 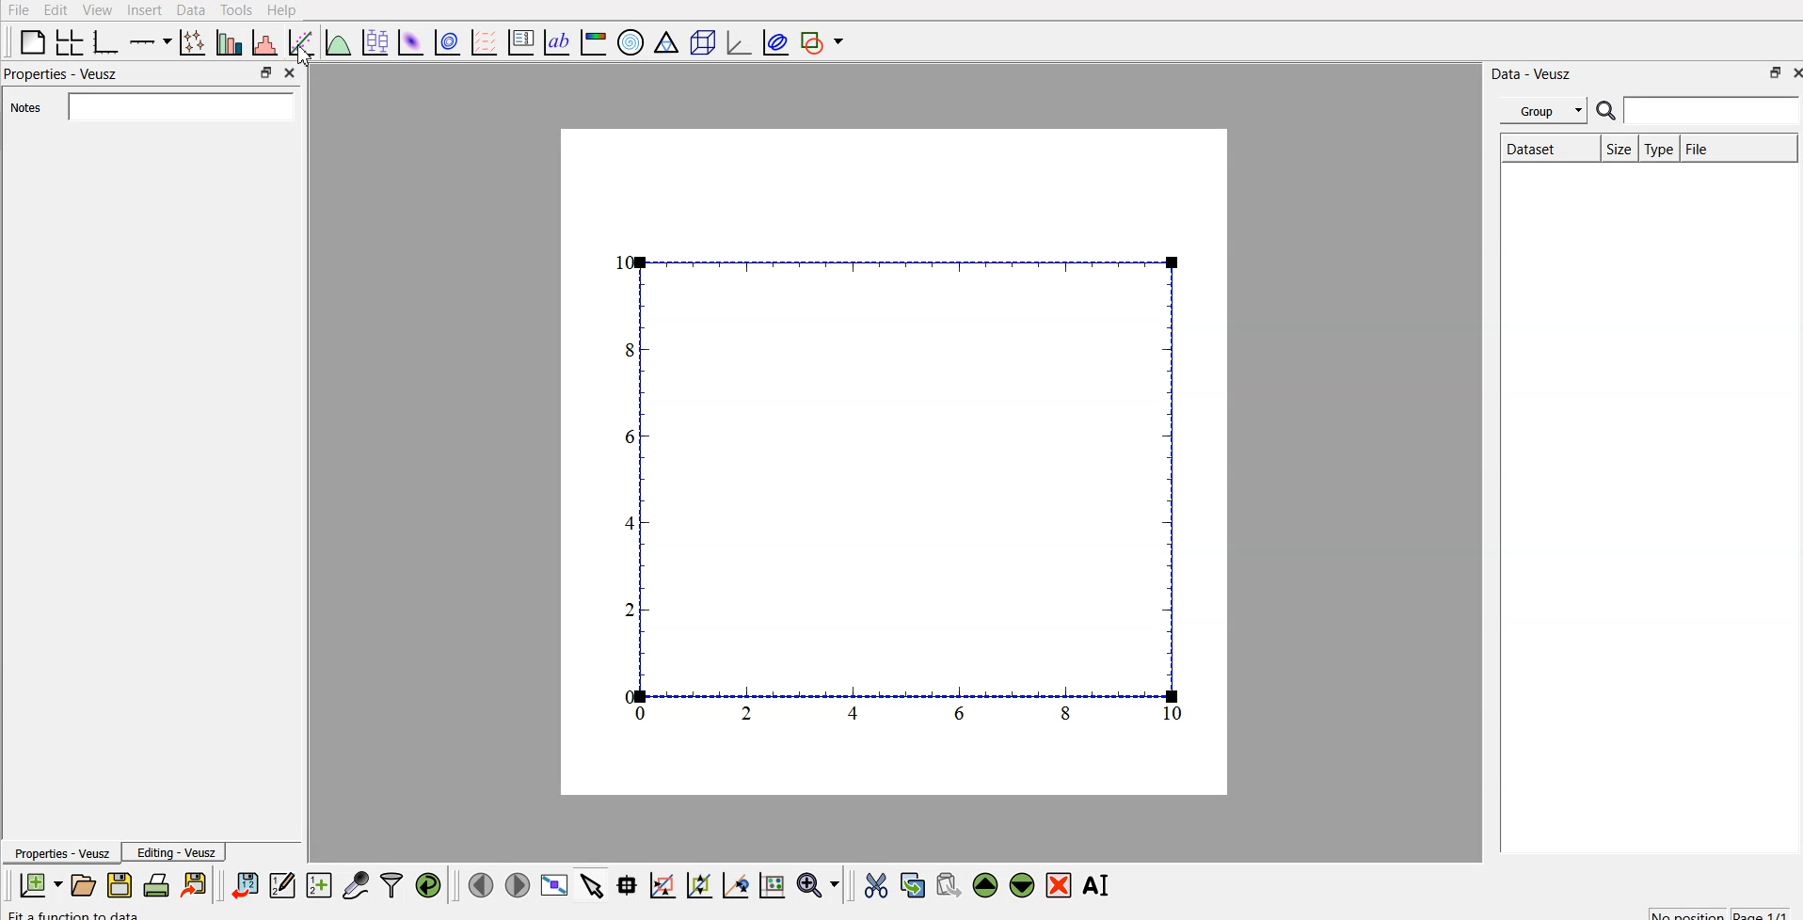 What do you see at coordinates (556, 887) in the screenshot?
I see `view plot fullscreen` at bounding box center [556, 887].